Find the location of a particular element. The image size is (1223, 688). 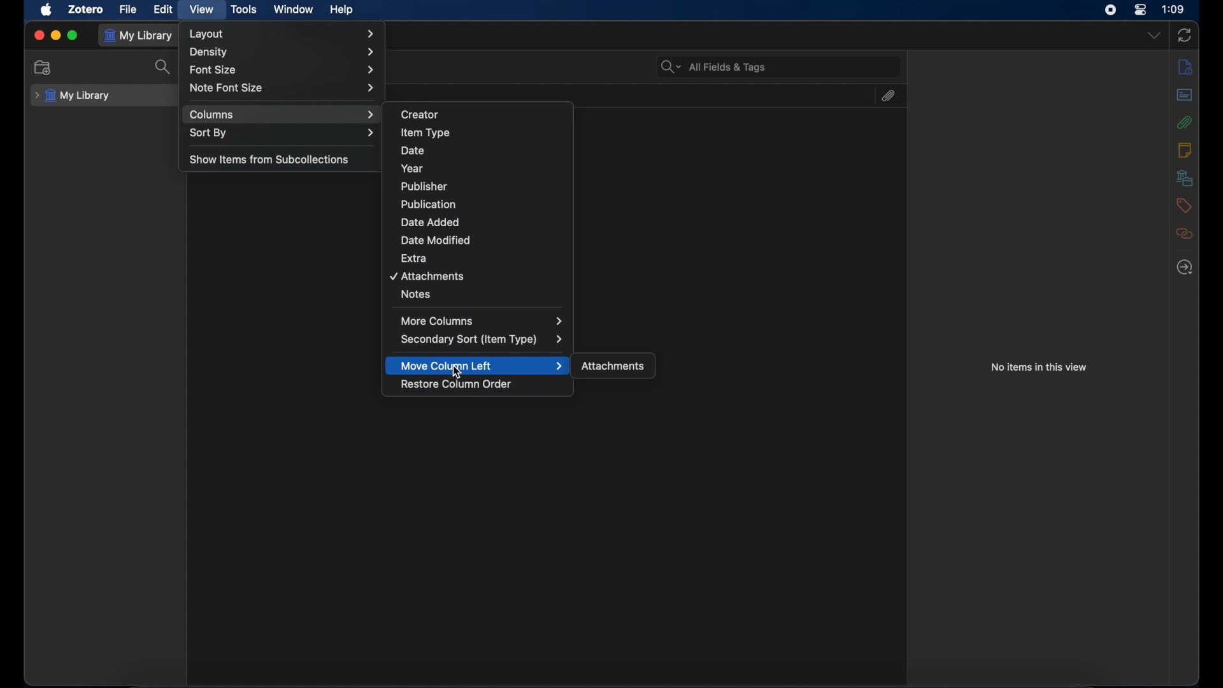

layout is located at coordinates (282, 34).